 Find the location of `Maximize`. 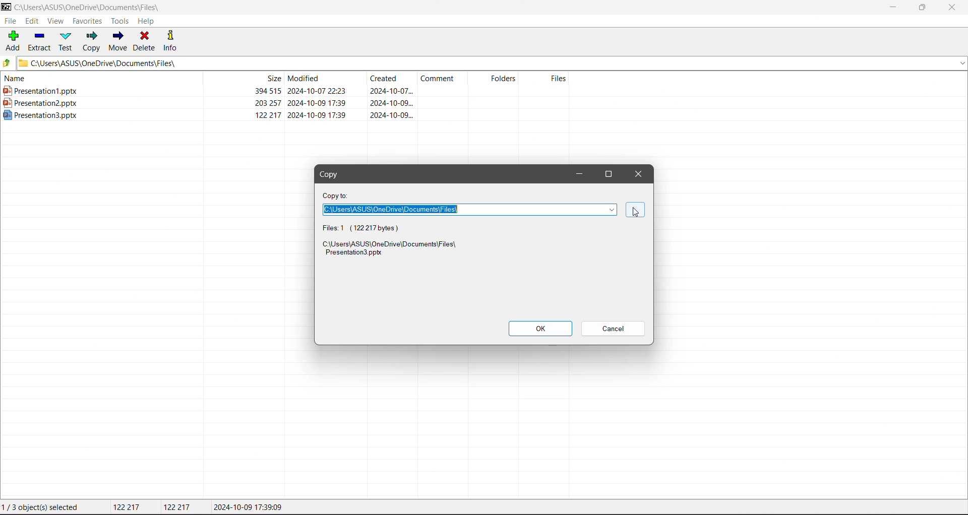

Maximize is located at coordinates (607, 175).